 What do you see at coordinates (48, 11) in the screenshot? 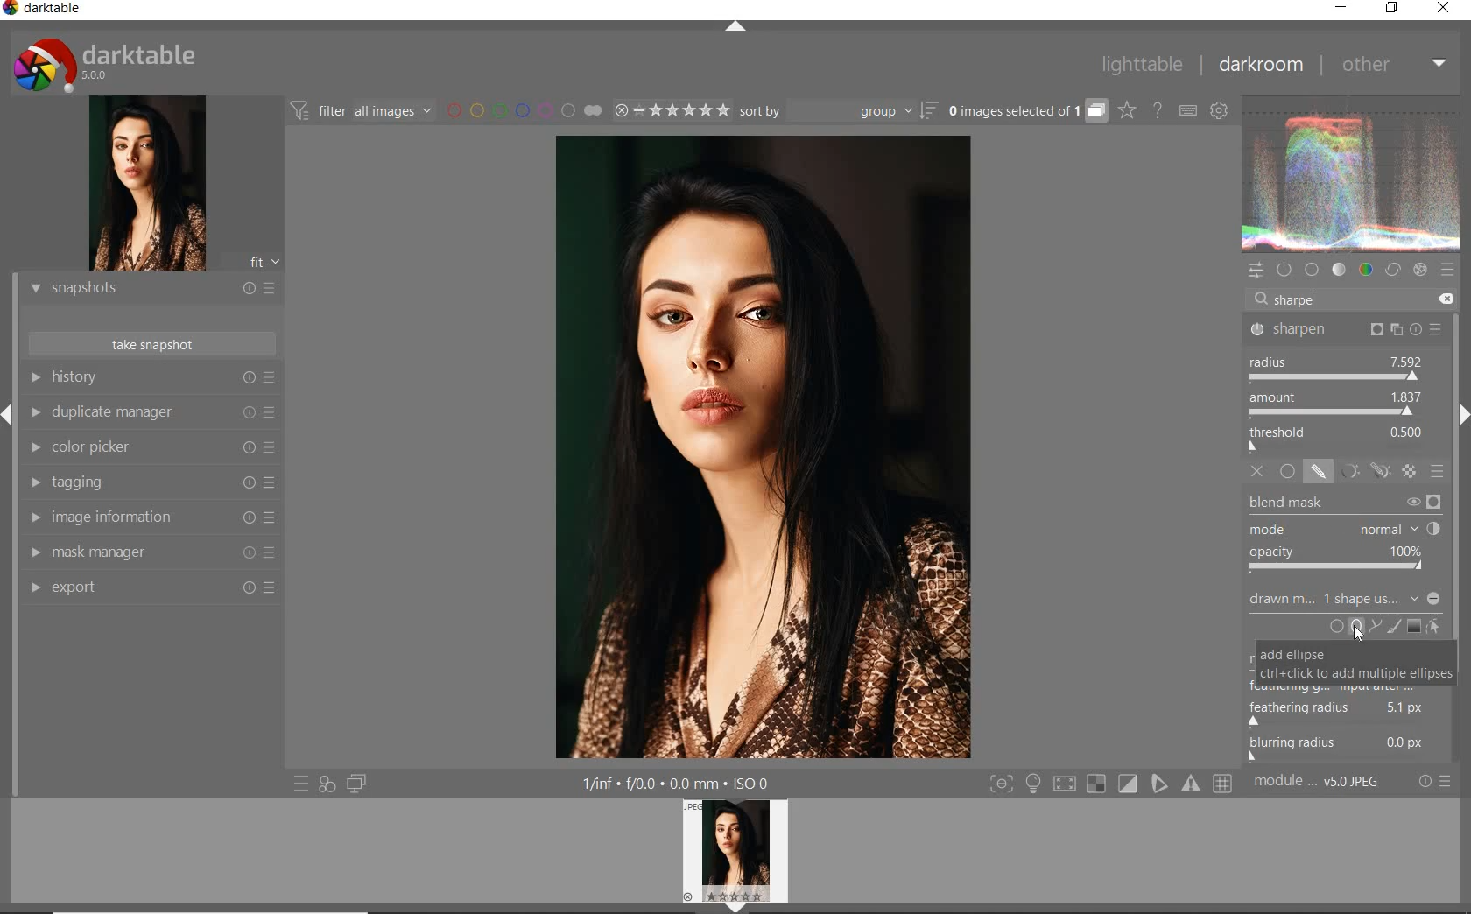
I see `SYSTEM NAME` at bounding box center [48, 11].